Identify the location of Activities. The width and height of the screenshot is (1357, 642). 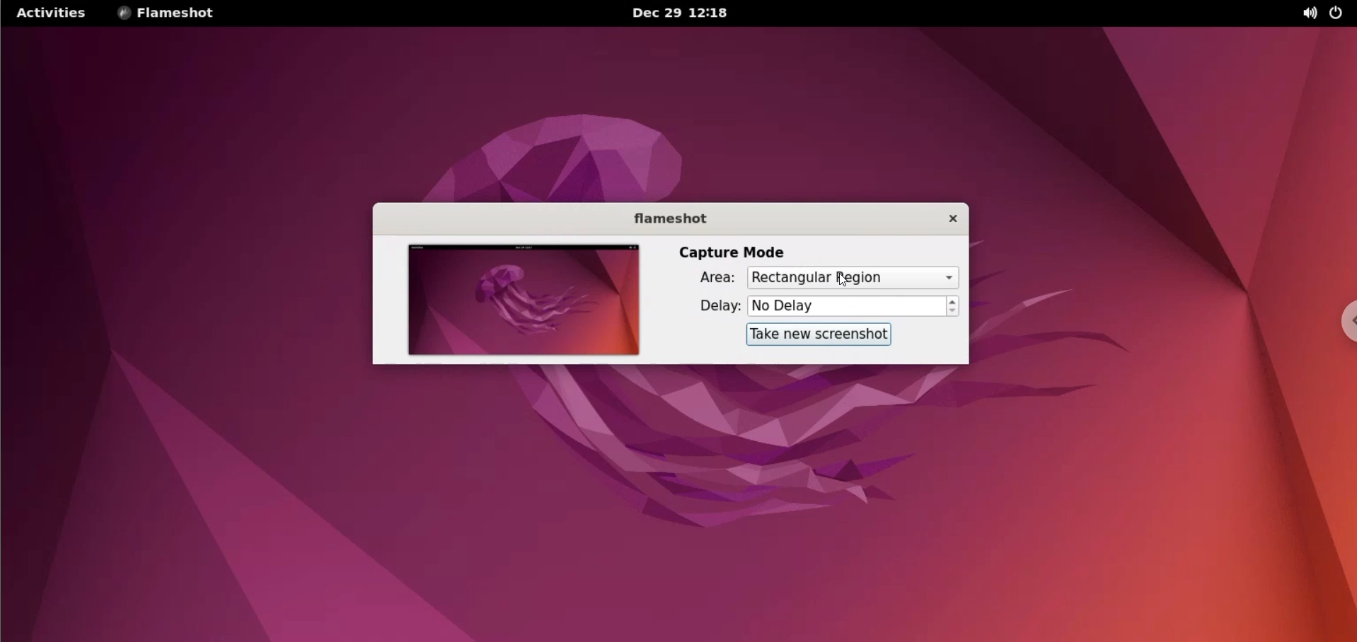
(50, 13).